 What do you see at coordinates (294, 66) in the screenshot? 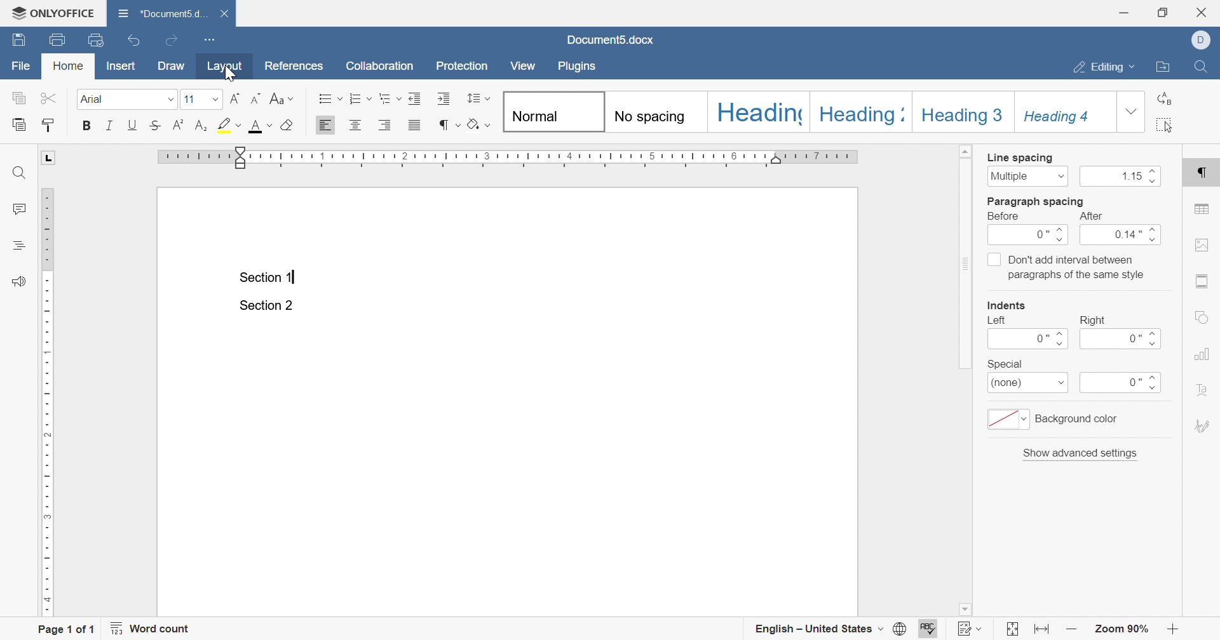
I see `references` at bounding box center [294, 66].